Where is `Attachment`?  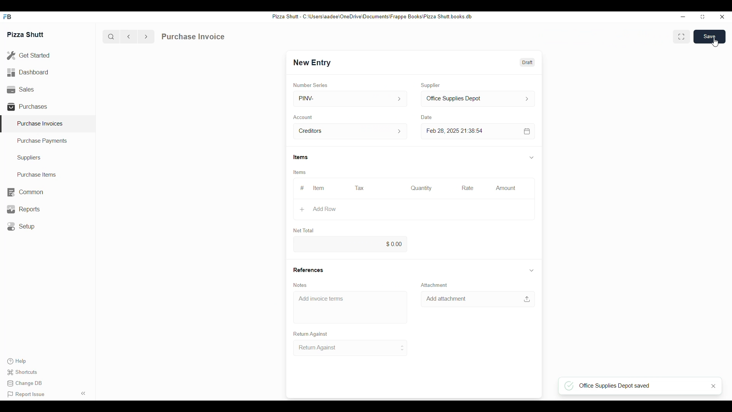
Attachment is located at coordinates (434, 285).